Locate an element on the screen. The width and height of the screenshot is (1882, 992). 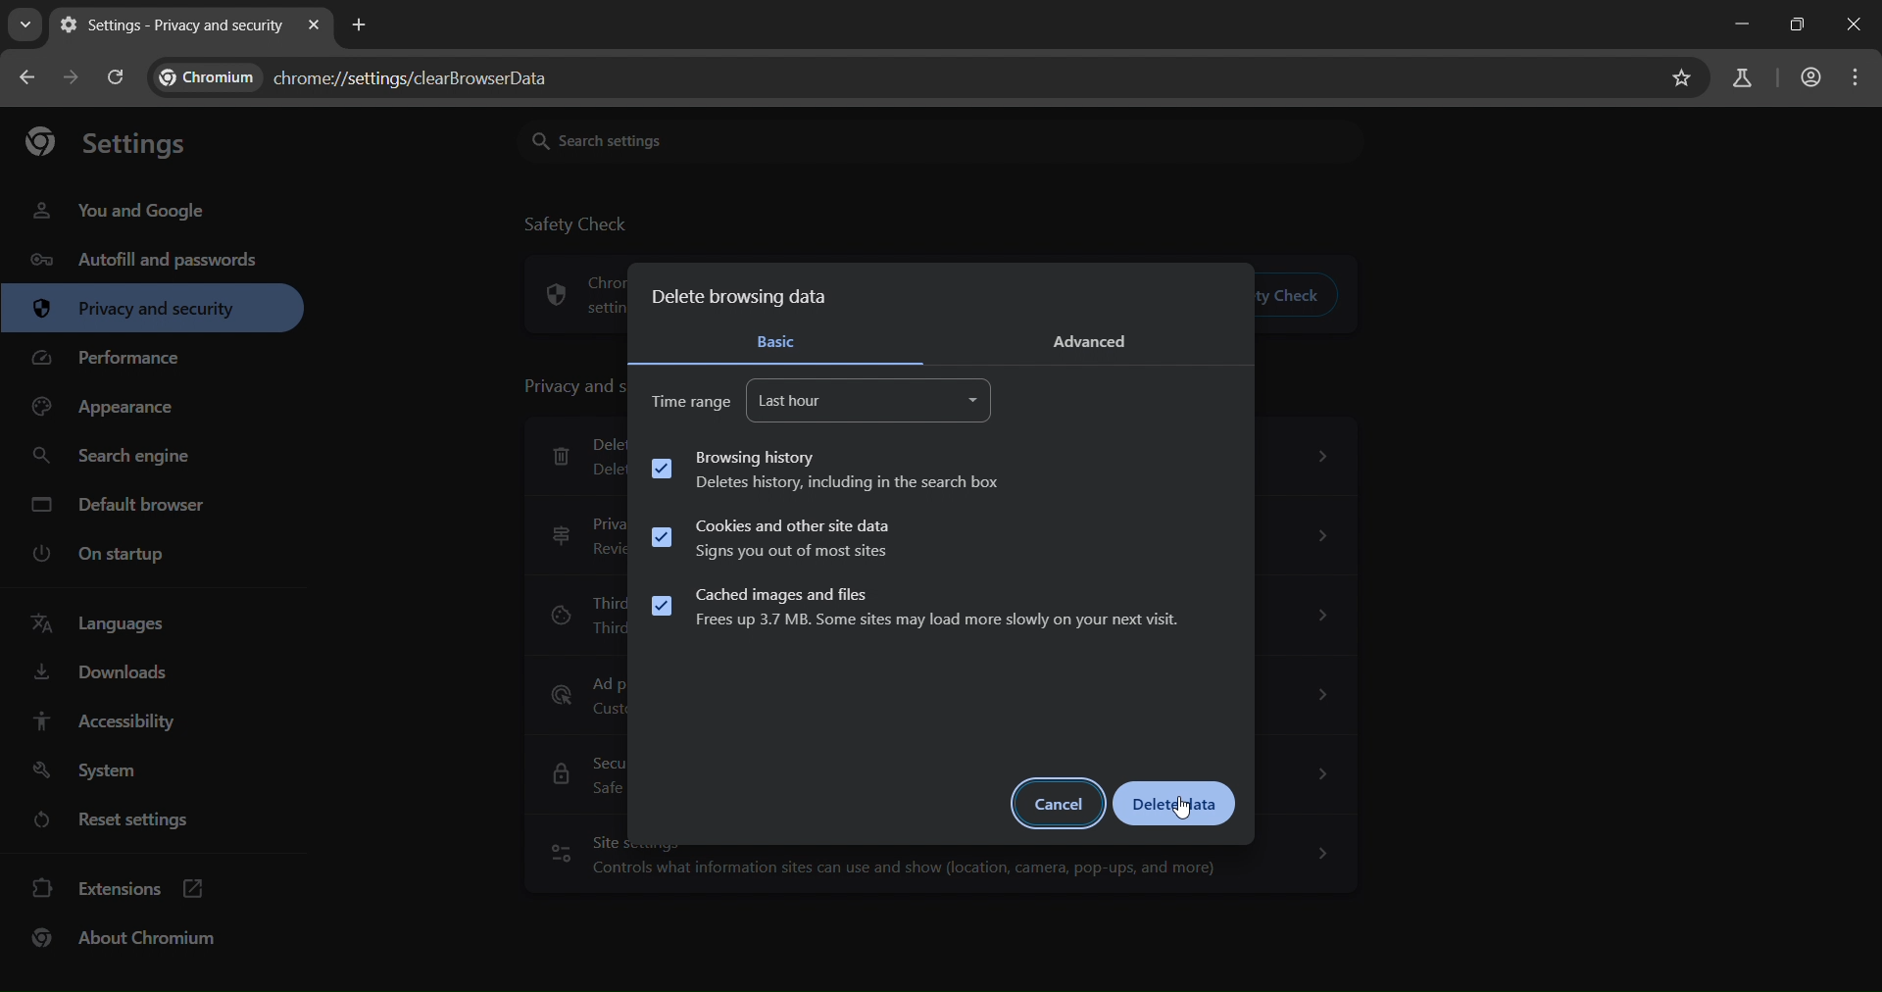
delete browsing data is located at coordinates (740, 298).